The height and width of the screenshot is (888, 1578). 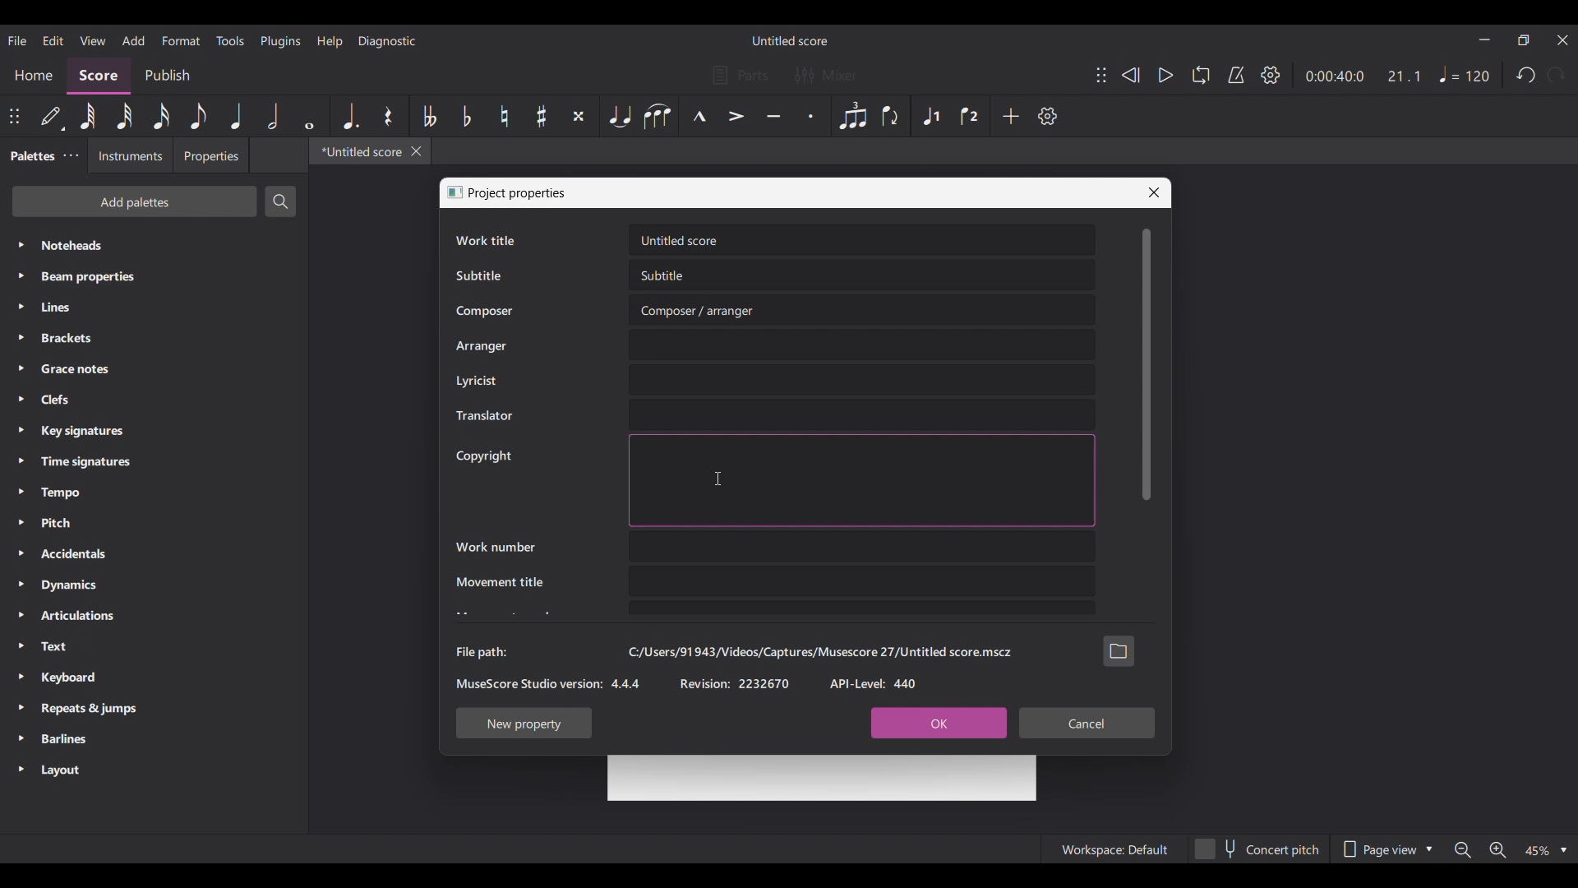 I want to click on Redo, so click(x=1555, y=75).